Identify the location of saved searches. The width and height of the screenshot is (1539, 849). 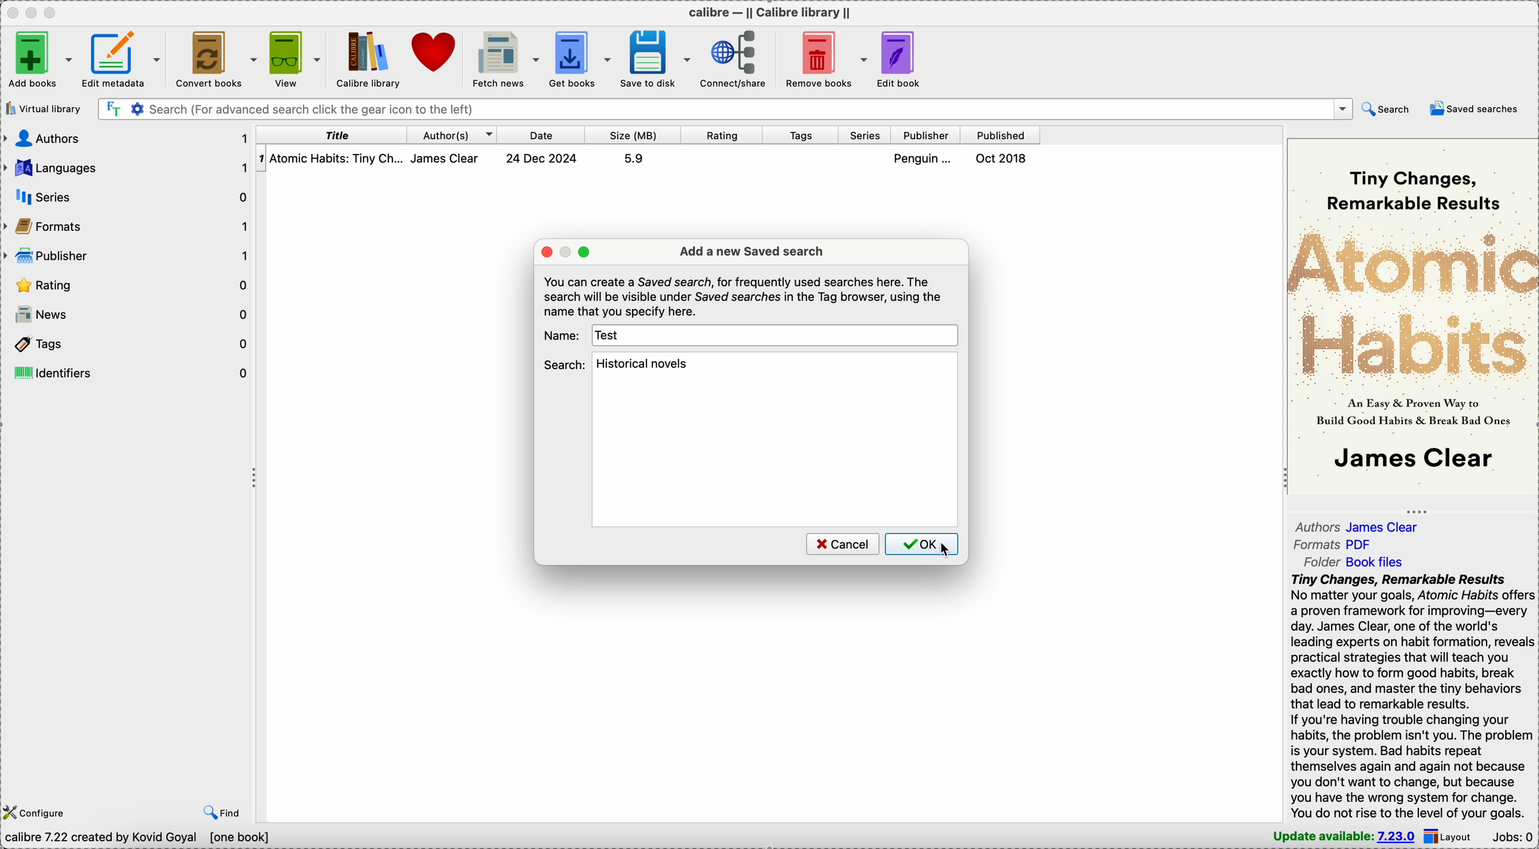
(1477, 109).